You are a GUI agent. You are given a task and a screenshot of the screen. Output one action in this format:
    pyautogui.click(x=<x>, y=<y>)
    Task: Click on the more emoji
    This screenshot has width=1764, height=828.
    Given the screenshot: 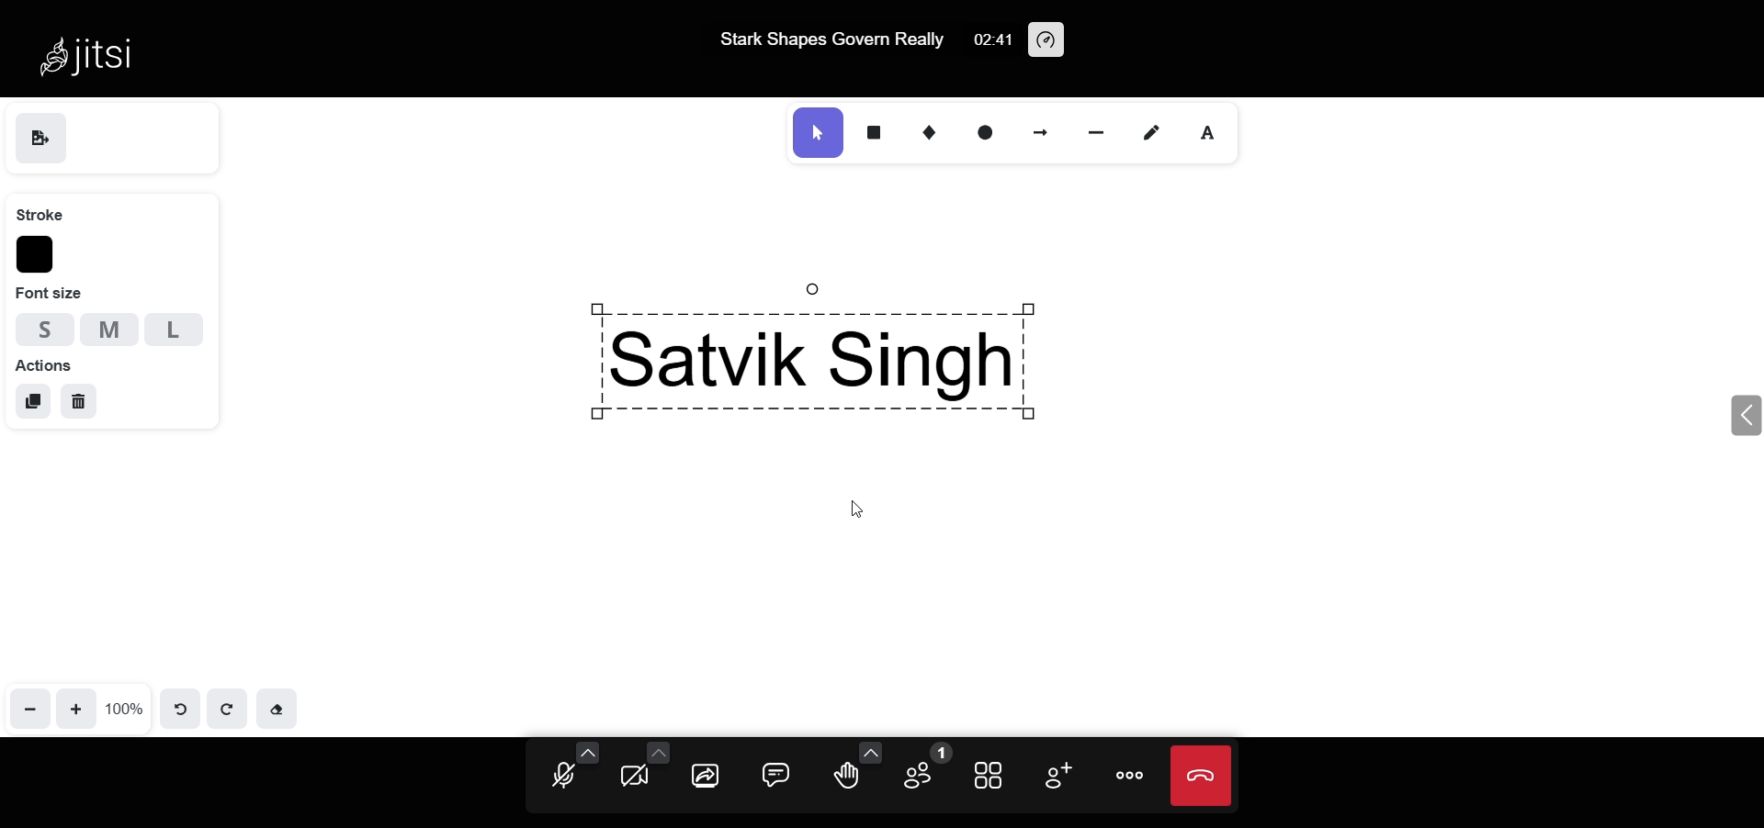 What is the action you would take?
    pyautogui.click(x=867, y=752)
    